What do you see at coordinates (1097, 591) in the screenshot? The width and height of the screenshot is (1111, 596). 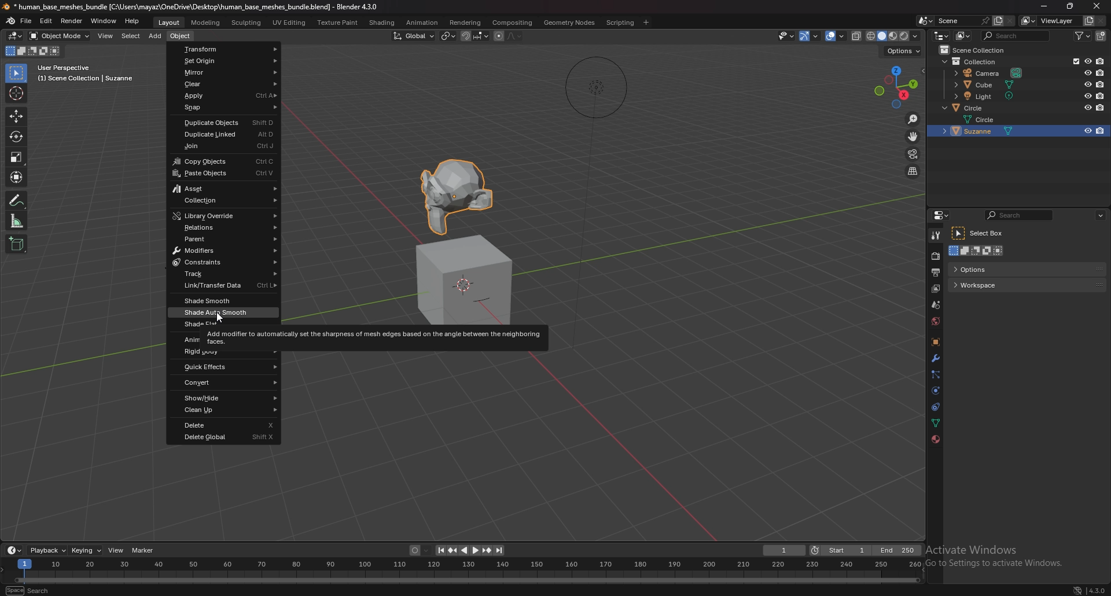 I see `version` at bounding box center [1097, 591].